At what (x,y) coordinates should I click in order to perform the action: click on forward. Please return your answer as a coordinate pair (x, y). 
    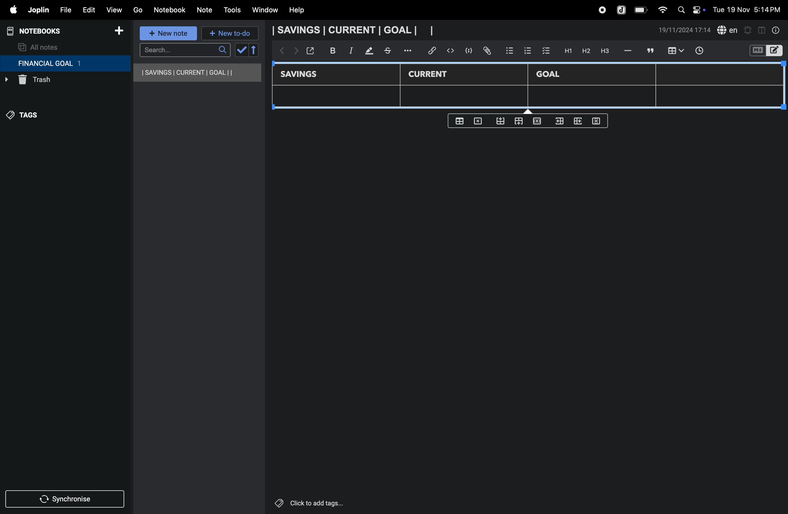
    Looking at the image, I should click on (294, 52).